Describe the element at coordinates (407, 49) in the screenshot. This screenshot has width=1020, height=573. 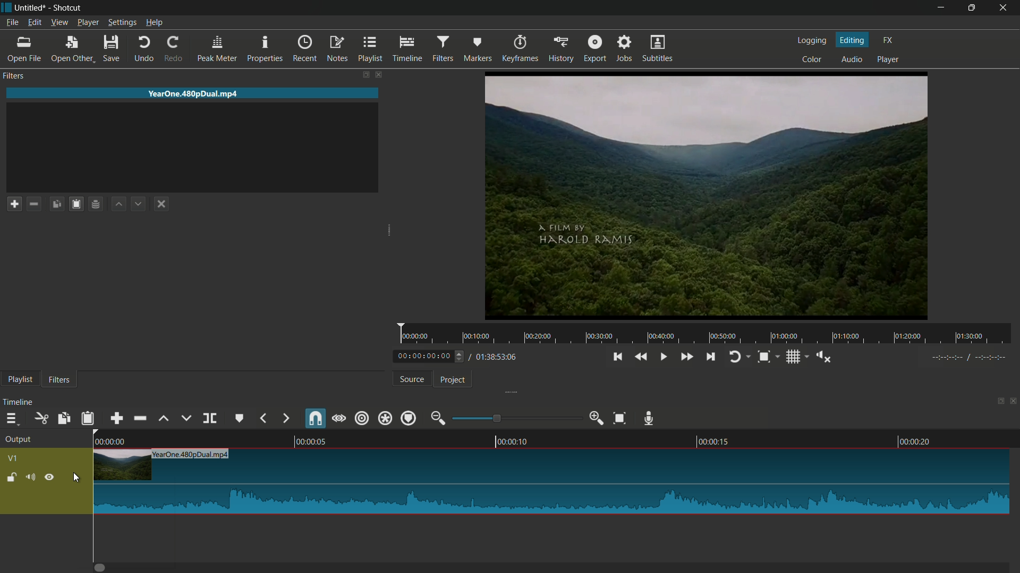
I see `timeline` at that location.